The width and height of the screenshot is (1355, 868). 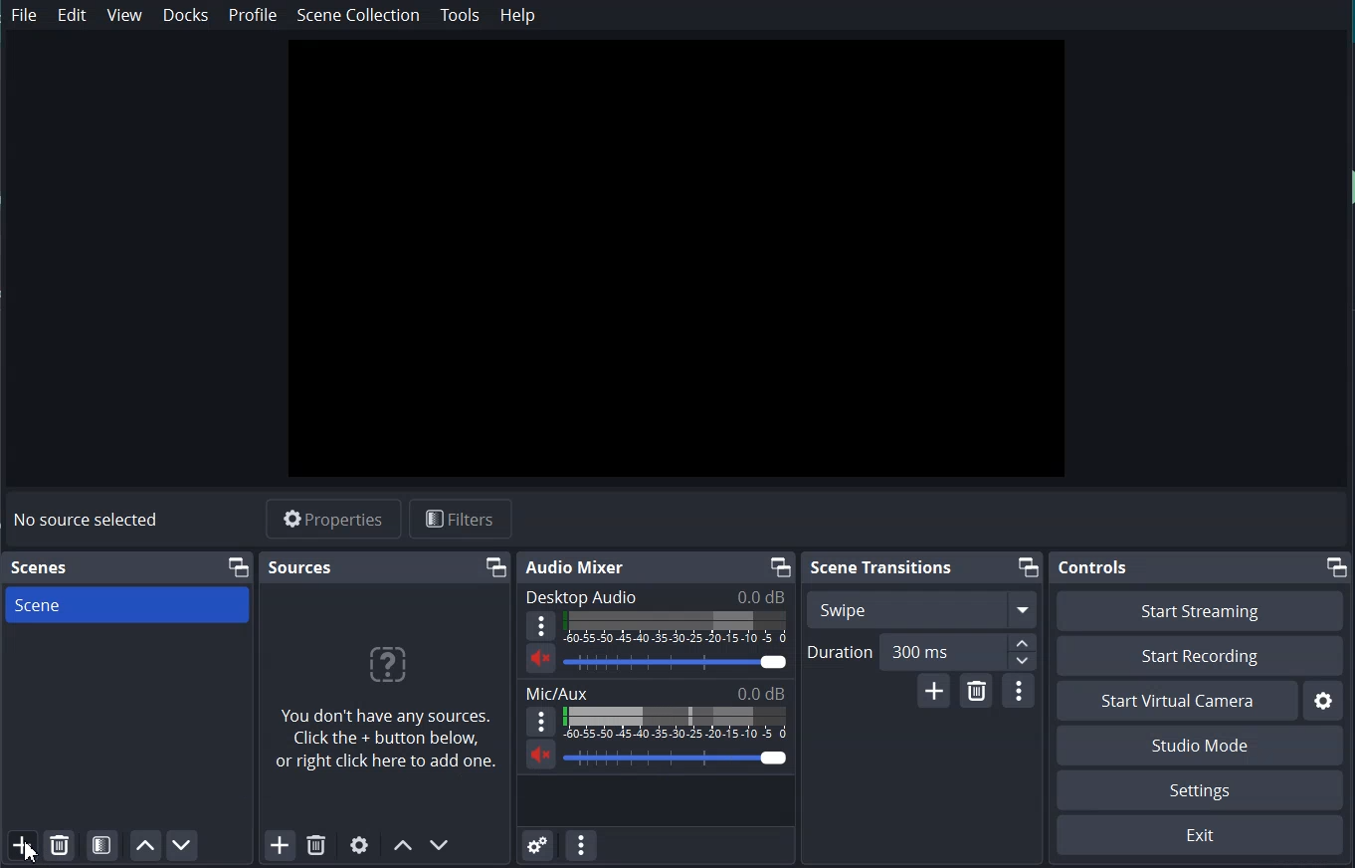 I want to click on Remove Selected Source, so click(x=315, y=846).